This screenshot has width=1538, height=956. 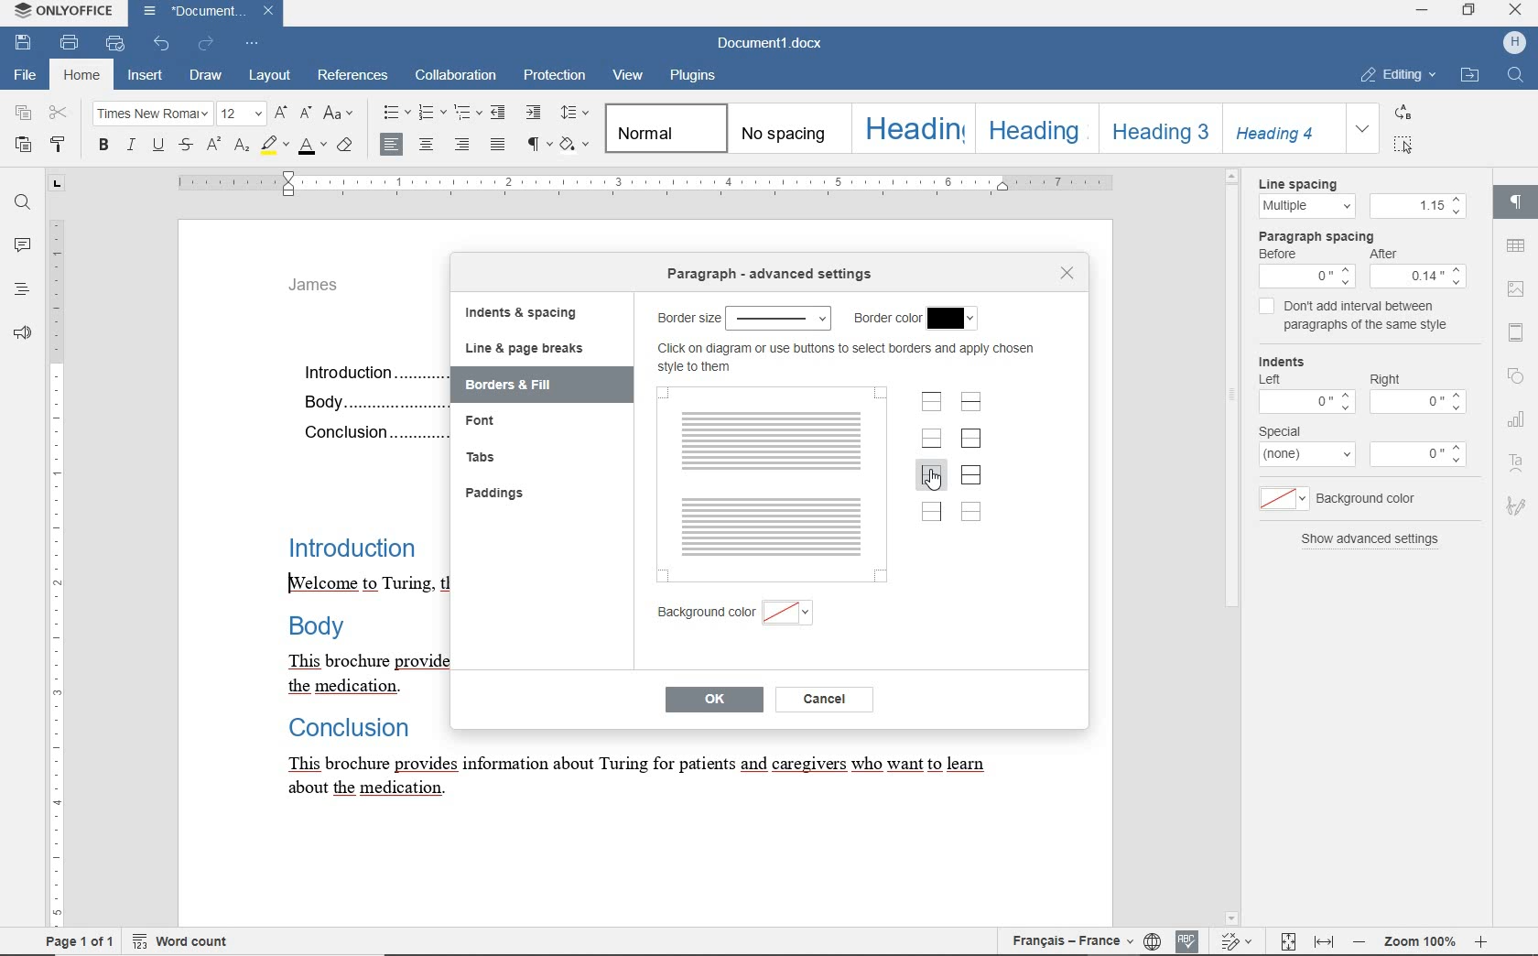 What do you see at coordinates (56, 549) in the screenshot?
I see `ruler` at bounding box center [56, 549].